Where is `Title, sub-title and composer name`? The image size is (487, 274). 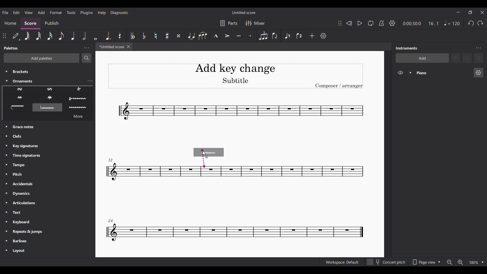 Title, sub-title and composer name is located at coordinates (236, 76).